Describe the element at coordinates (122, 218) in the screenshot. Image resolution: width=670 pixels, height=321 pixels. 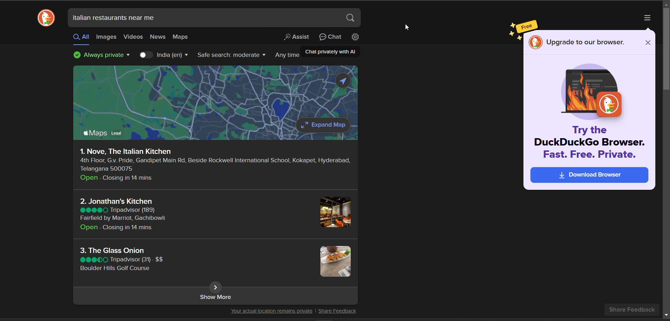
I see `Fairfield by Marriot, Gachibowli` at that location.